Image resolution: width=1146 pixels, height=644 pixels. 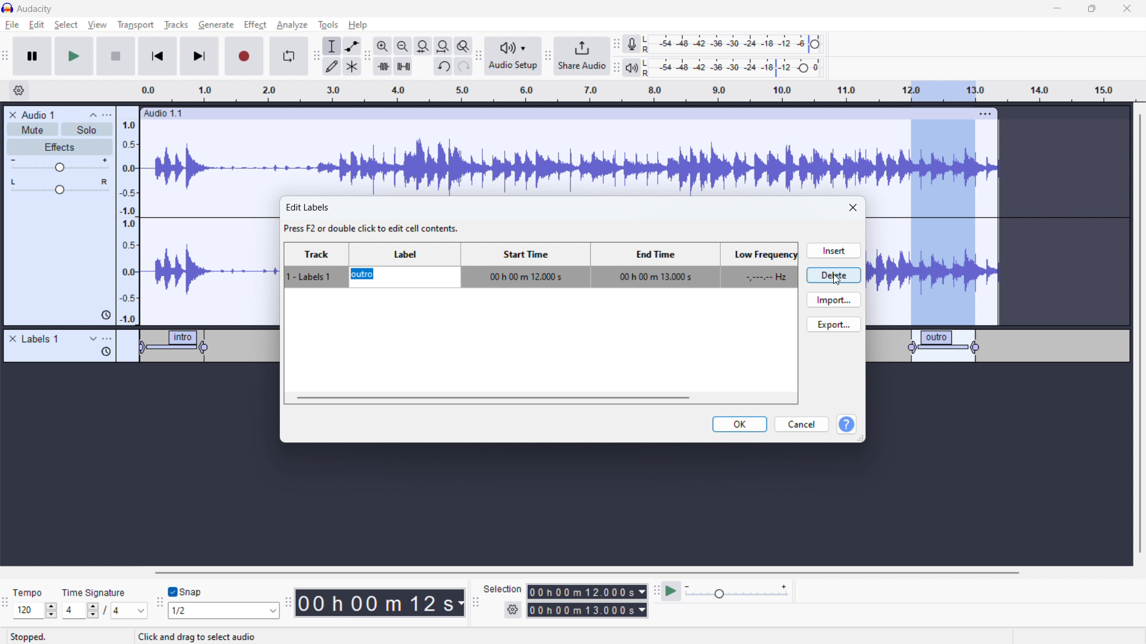 What do you see at coordinates (648, 45) in the screenshot?
I see `left and right channels` at bounding box center [648, 45].